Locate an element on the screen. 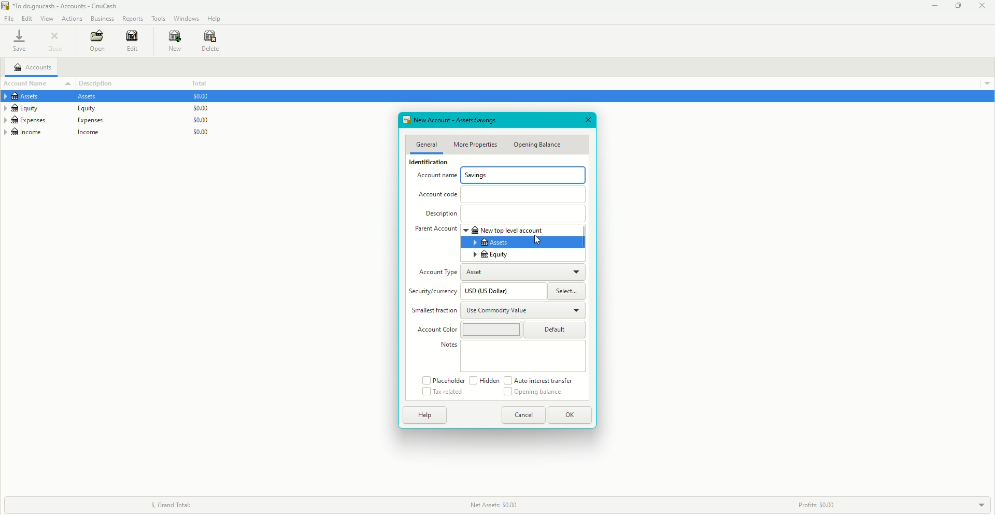  Tools is located at coordinates (159, 19).